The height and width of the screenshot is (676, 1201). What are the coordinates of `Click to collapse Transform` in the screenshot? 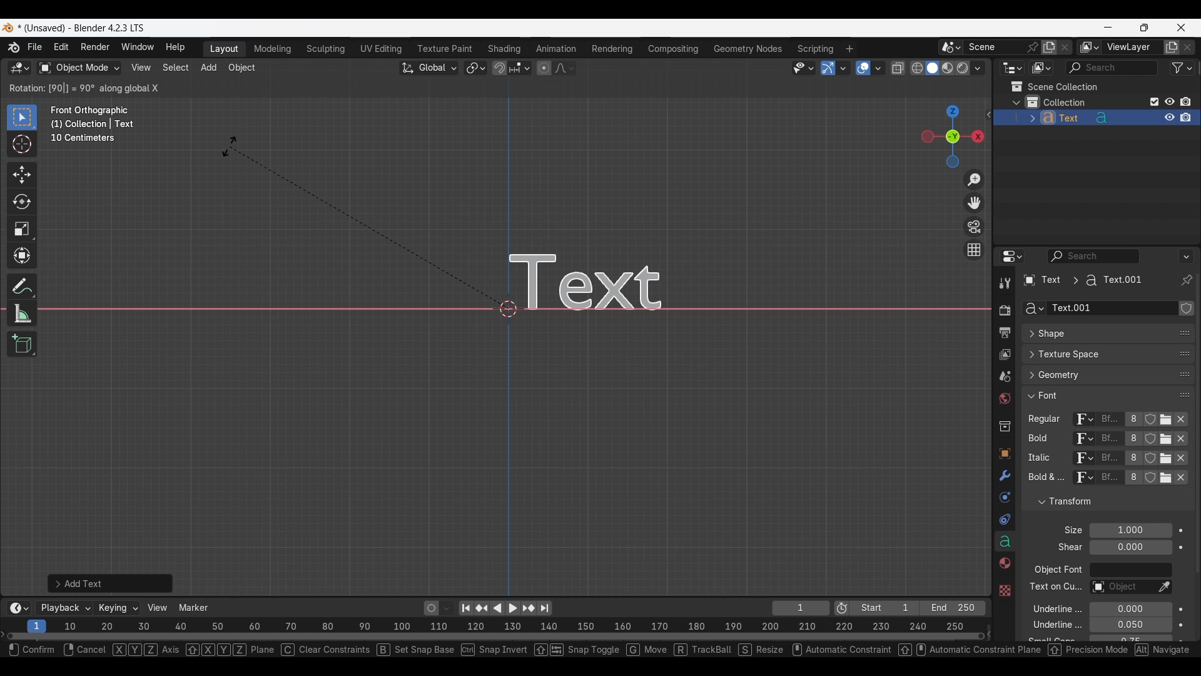 It's located at (1097, 502).